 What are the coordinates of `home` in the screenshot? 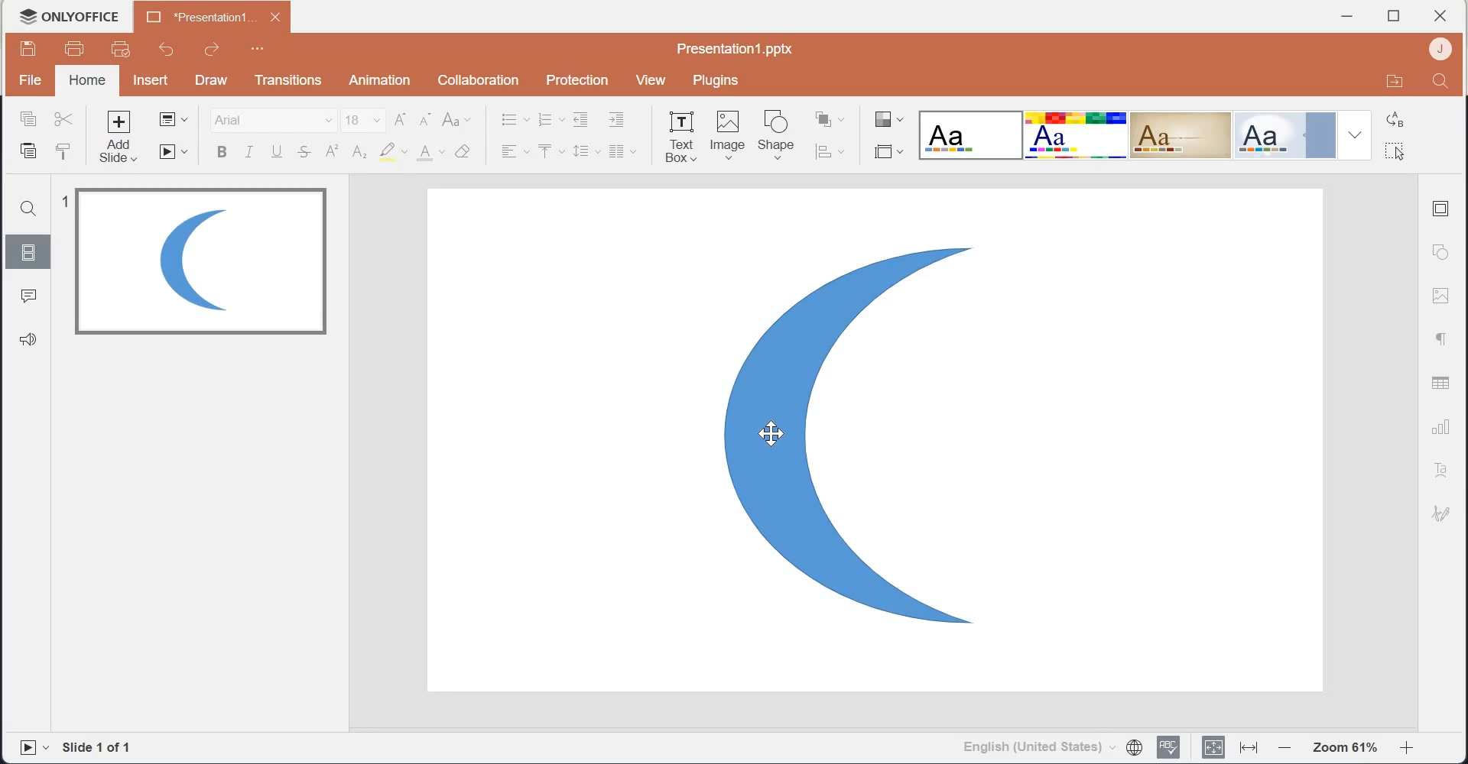 It's located at (86, 82).